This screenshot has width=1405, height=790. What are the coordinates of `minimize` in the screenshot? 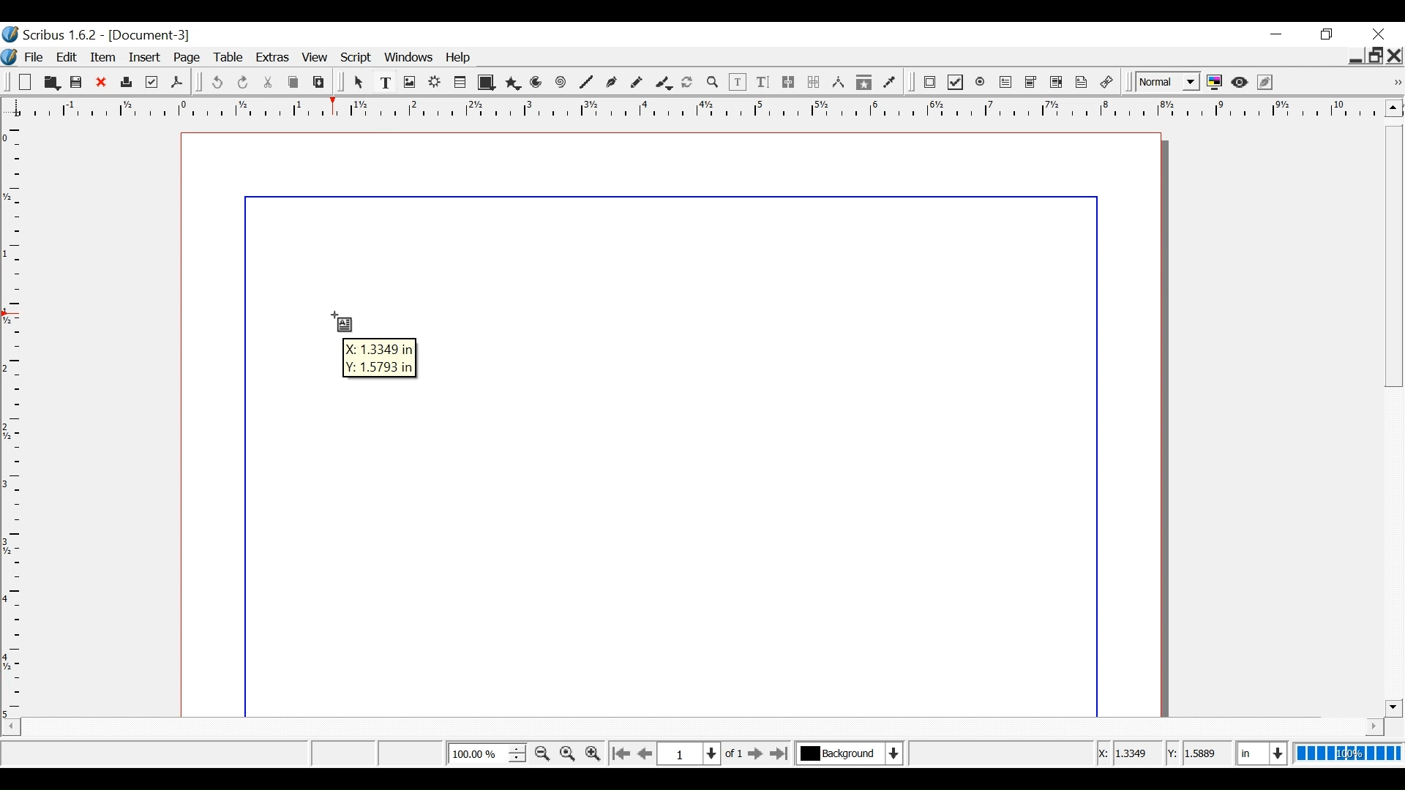 It's located at (1275, 34).